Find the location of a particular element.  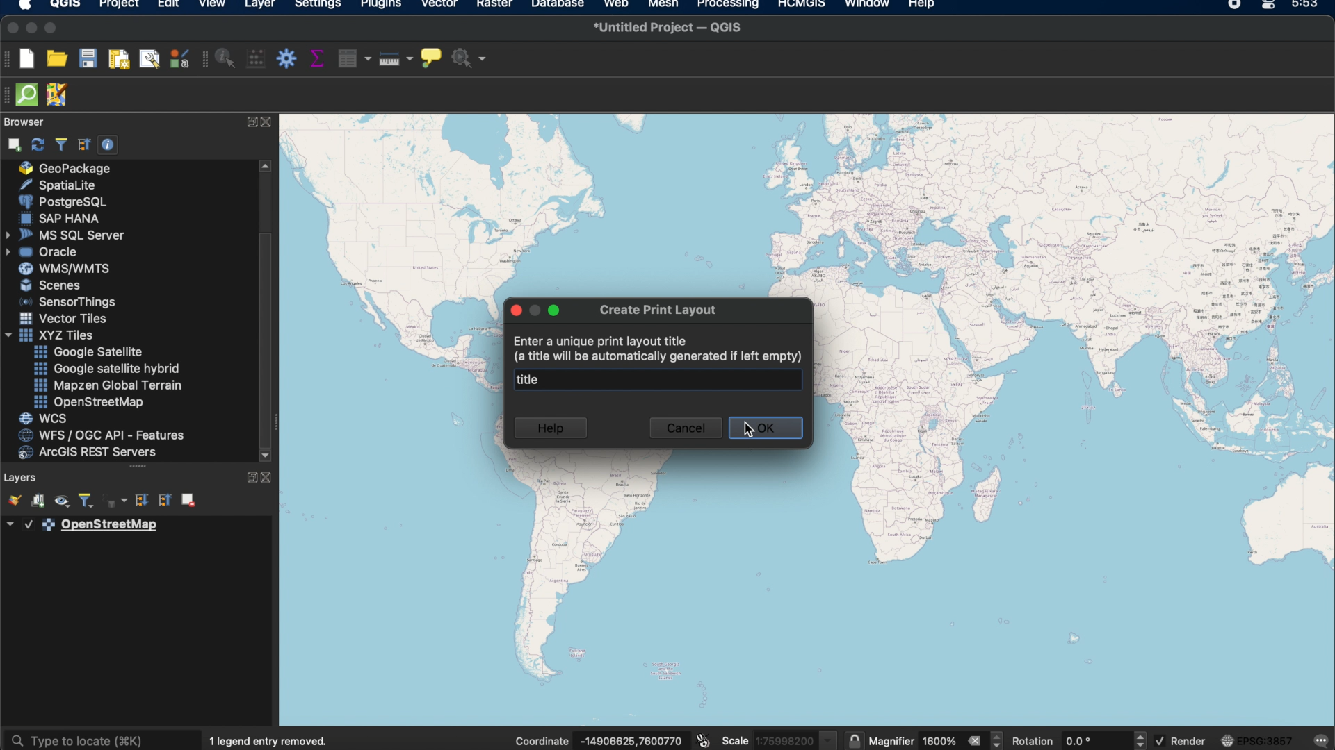

wcs is located at coordinates (70, 419).